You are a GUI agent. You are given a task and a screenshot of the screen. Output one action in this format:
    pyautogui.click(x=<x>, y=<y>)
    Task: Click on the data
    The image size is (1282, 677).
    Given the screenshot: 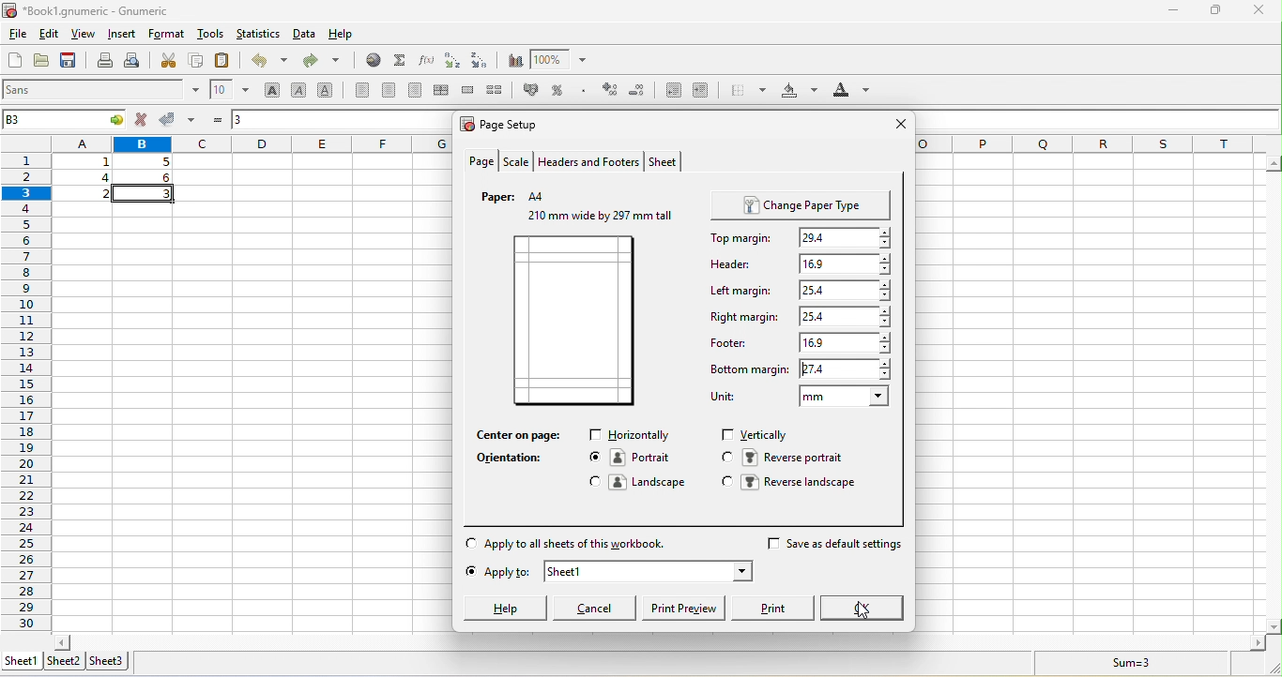 What is the action you would take?
    pyautogui.click(x=306, y=37)
    